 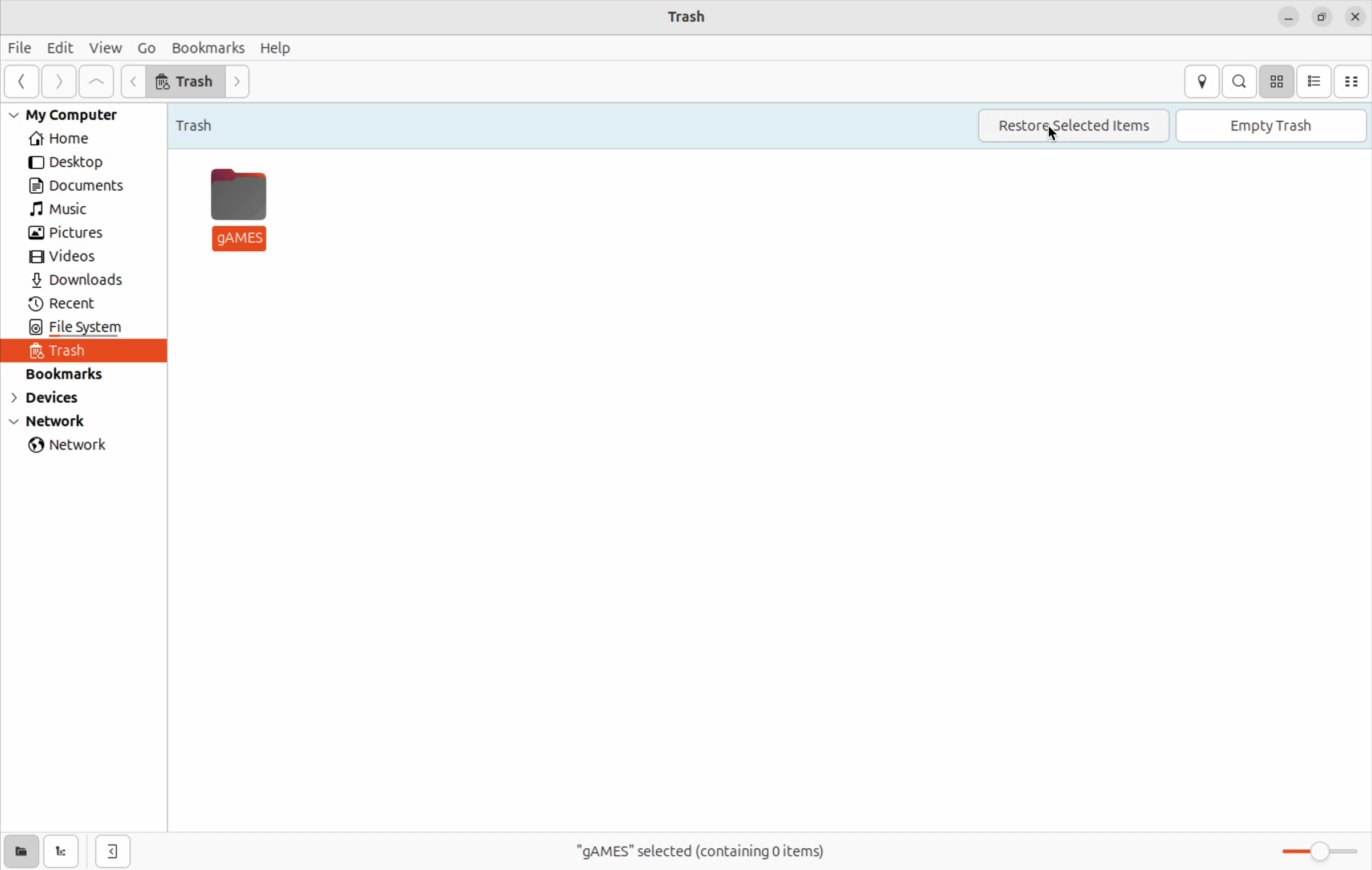 What do you see at coordinates (73, 163) in the screenshot?
I see `desktop` at bounding box center [73, 163].